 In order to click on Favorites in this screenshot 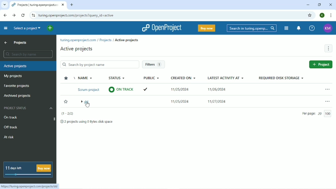, I will do `click(66, 102)`.